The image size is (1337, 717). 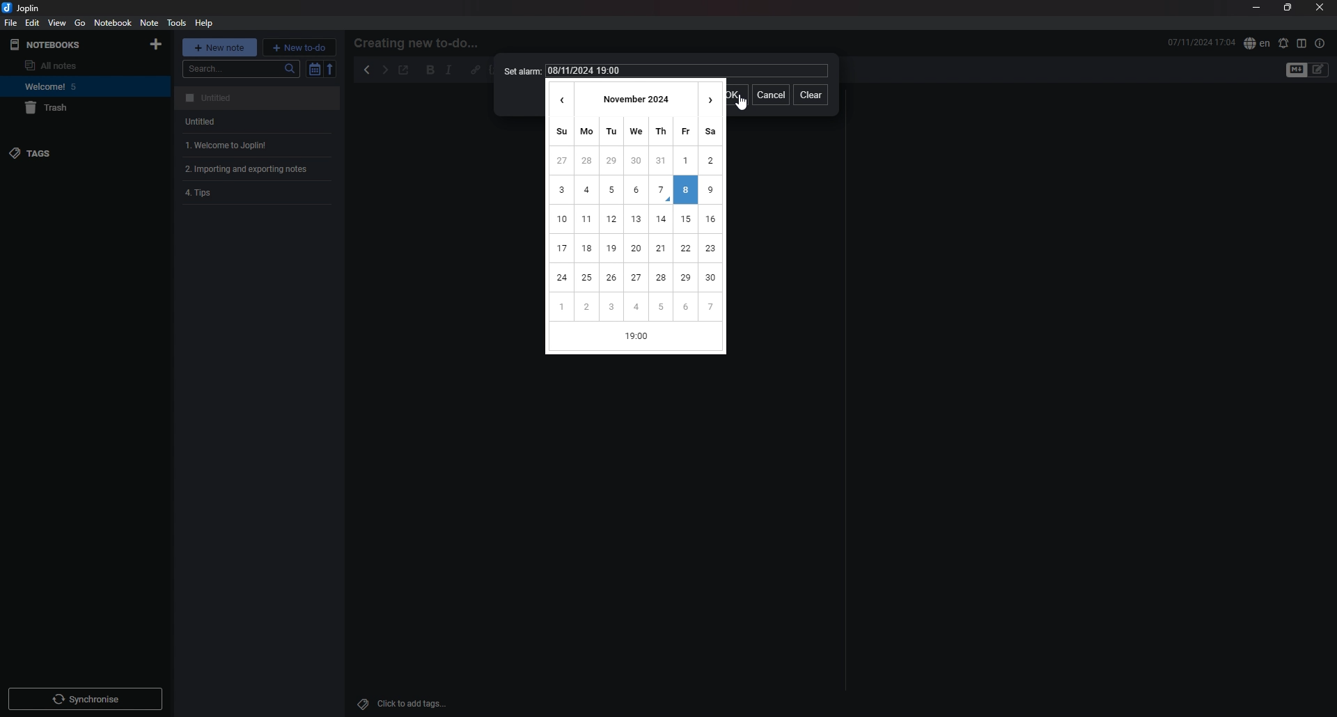 What do you see at coordinates (737, 94) in the screenshot?
I see `ok` at bounding box center [737, 94].